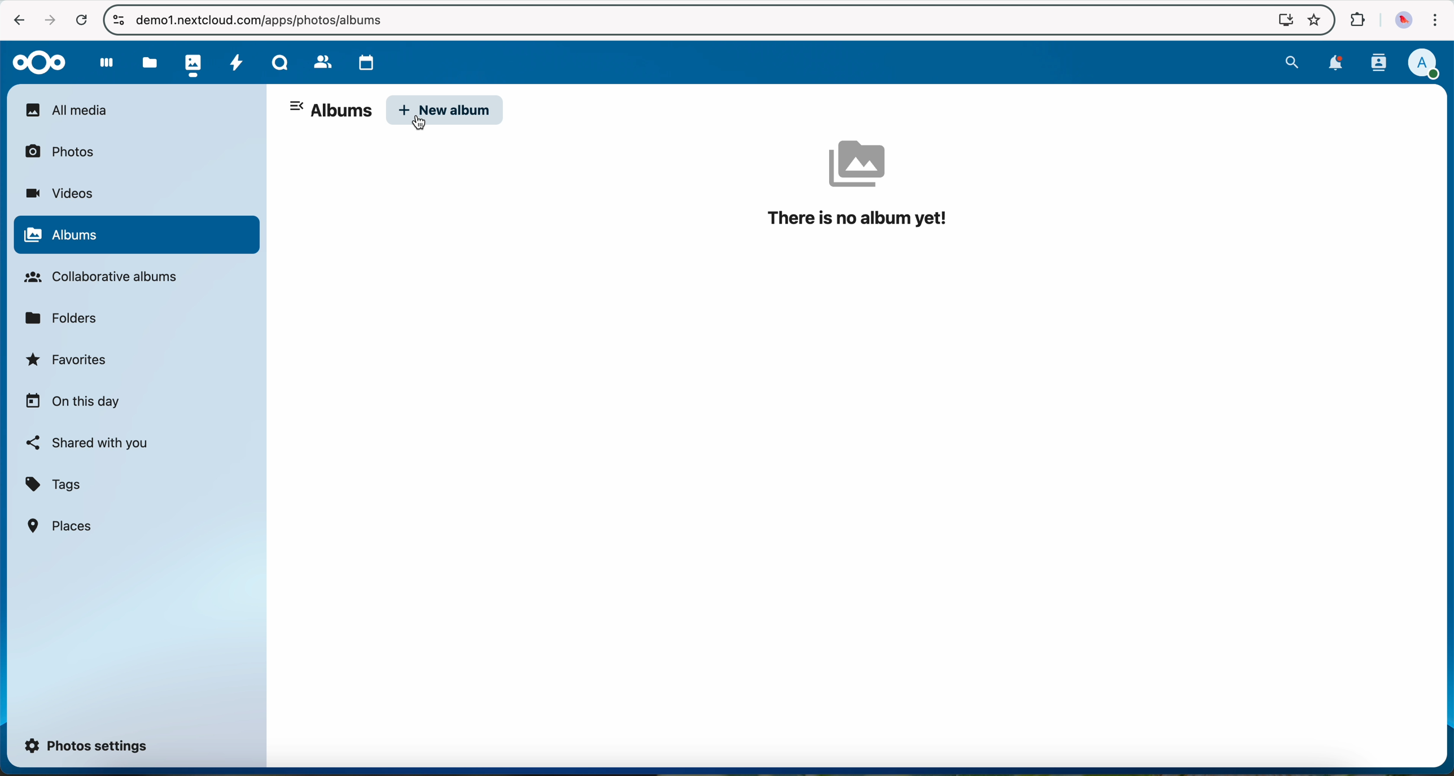 Image resolution: width=1454 pixels, height=776 pixels. I want to click on videos, so click(59, 193).